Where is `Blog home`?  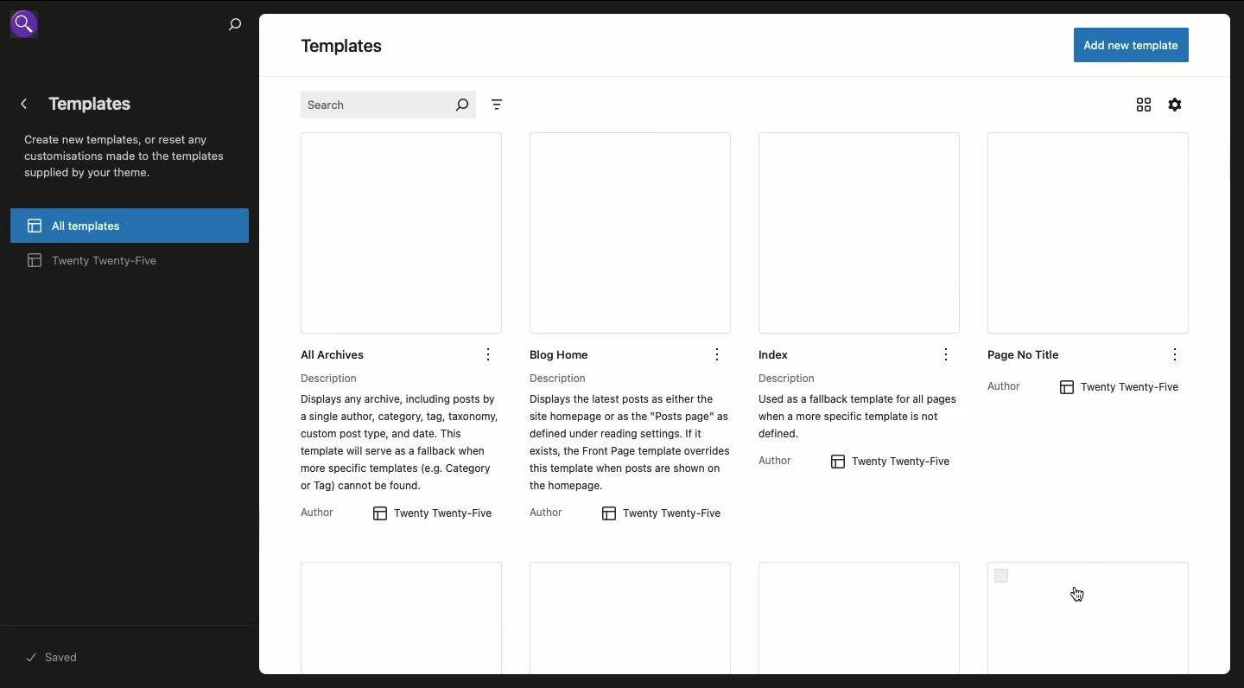 Blog home is located at coordinates (594, 249).